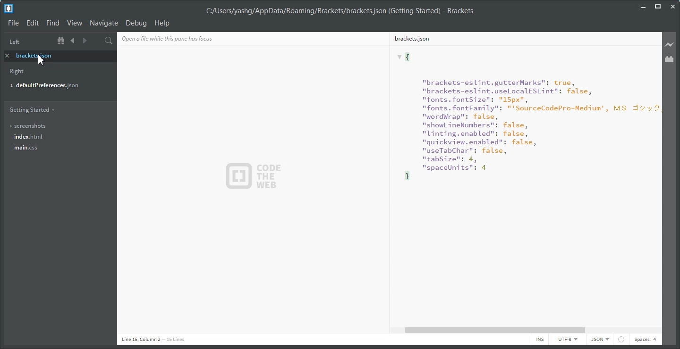 This screenshot has height=349, width=680. Describe the element at coordinates (57, 150) in the screenshot. I see `main.css` at that location.